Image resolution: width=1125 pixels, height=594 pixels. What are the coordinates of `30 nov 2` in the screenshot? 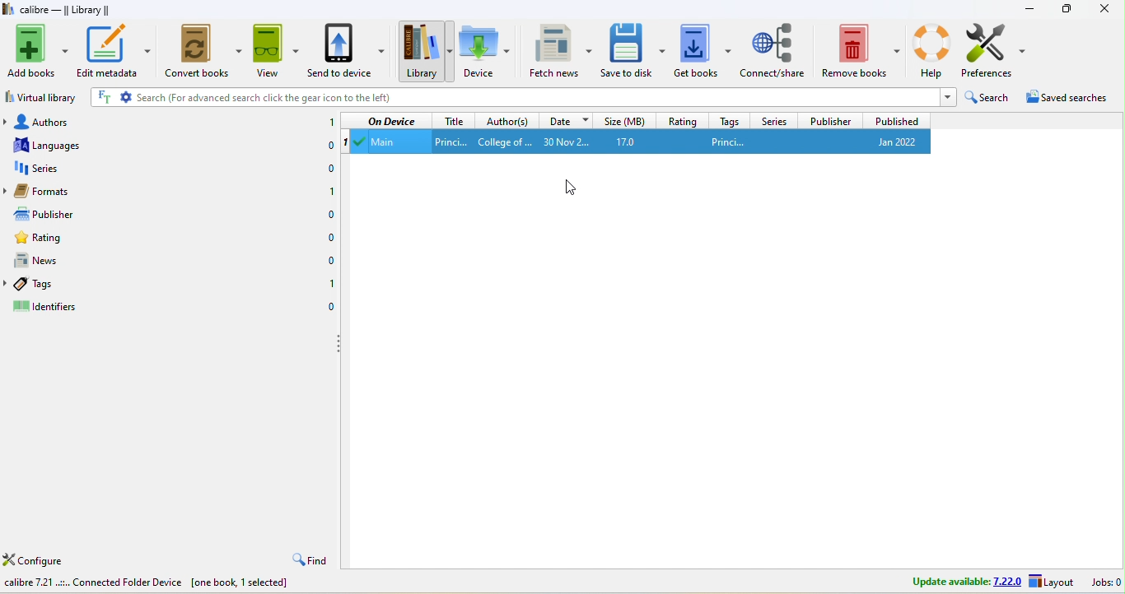 It's located at (572, 142).